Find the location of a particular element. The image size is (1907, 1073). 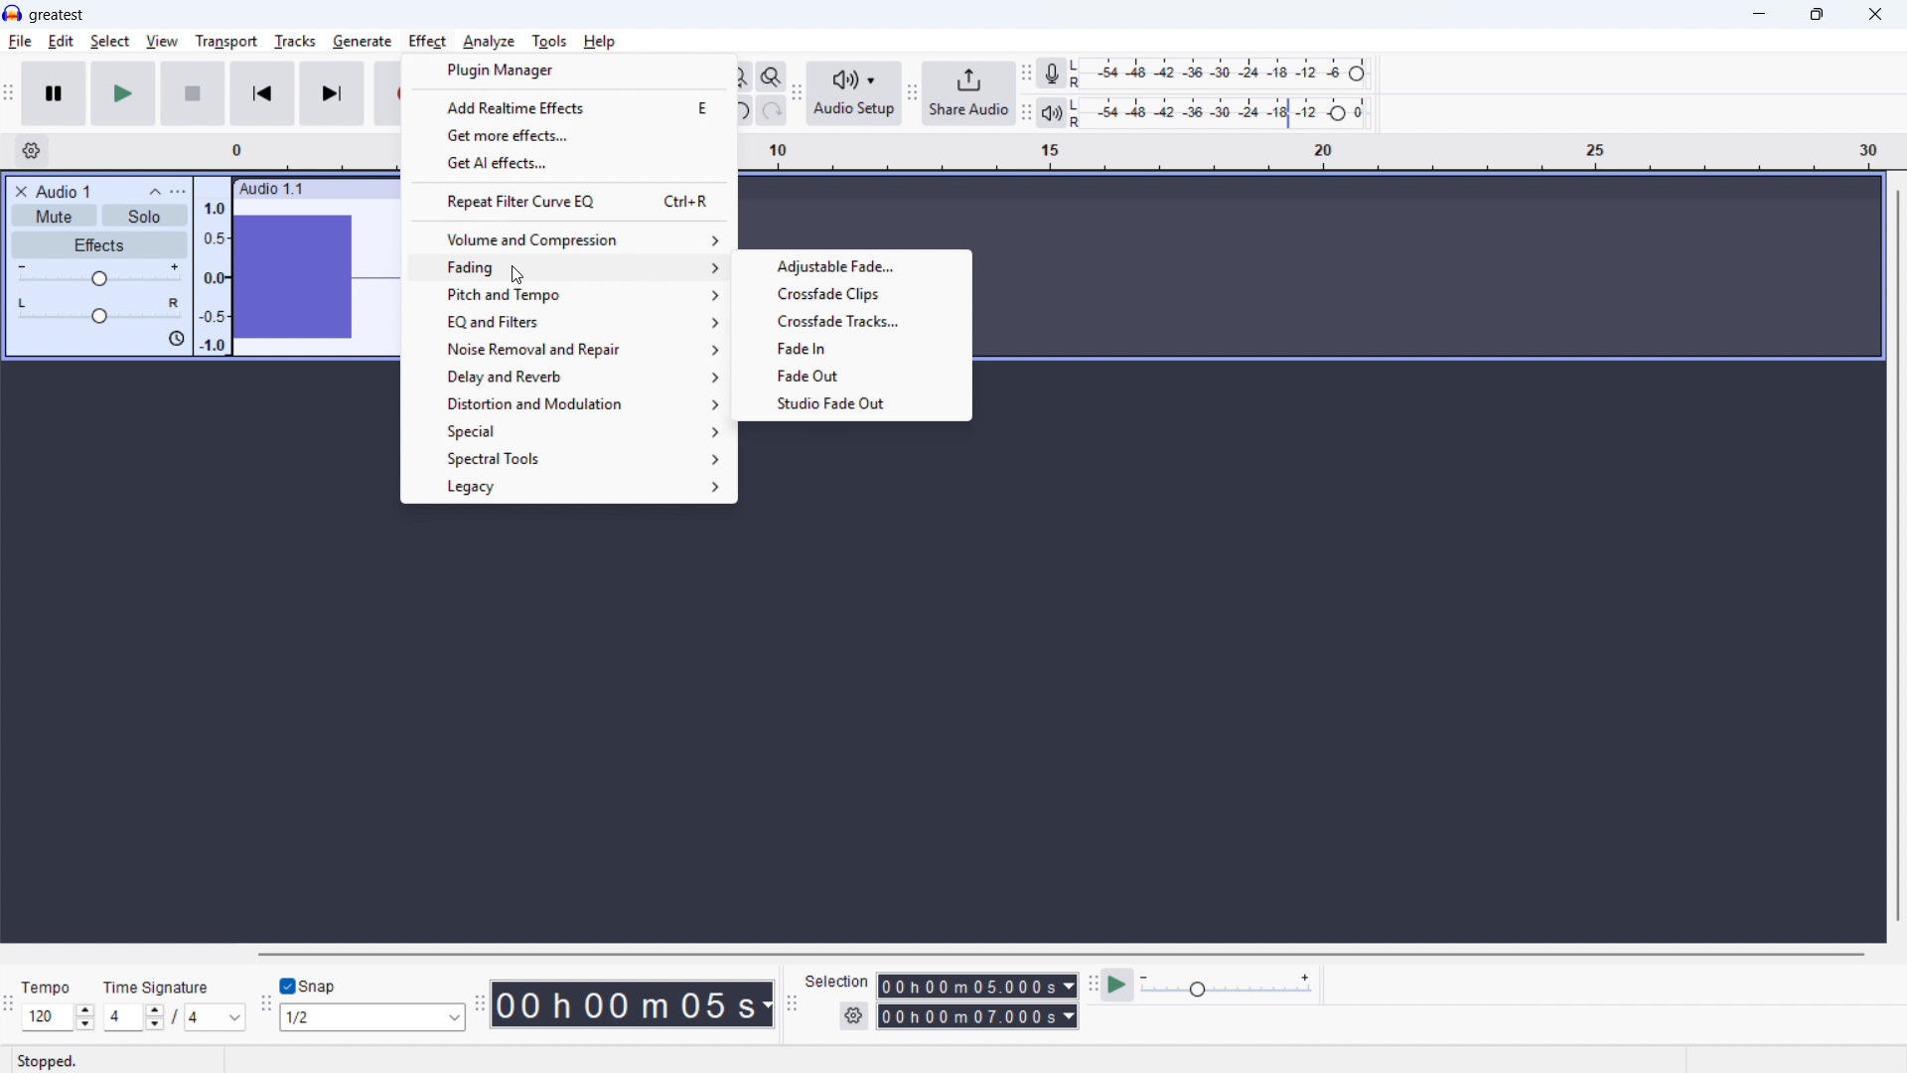

E Q and filters  is located at coordinates (570, 322).